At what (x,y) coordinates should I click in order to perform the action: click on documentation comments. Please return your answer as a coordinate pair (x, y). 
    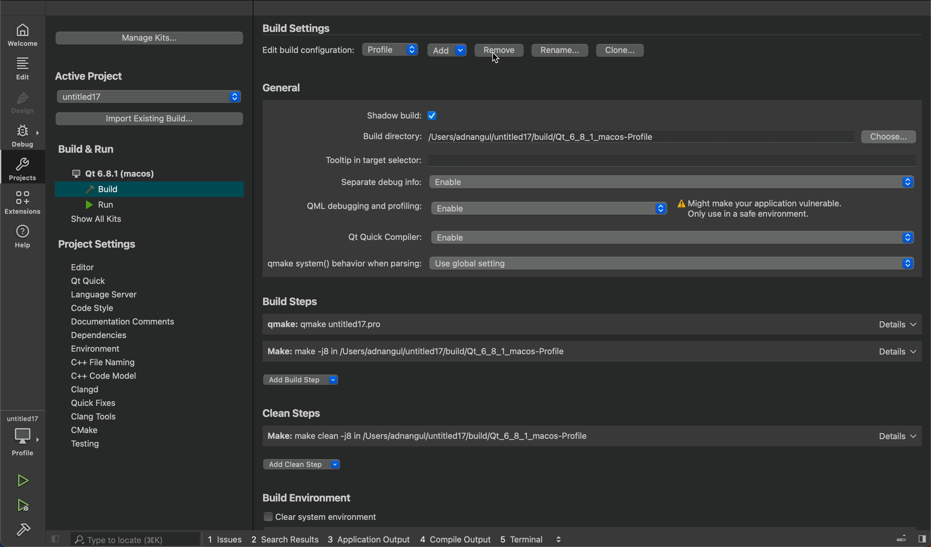
    Looking at the image, I should click on (125, 321).